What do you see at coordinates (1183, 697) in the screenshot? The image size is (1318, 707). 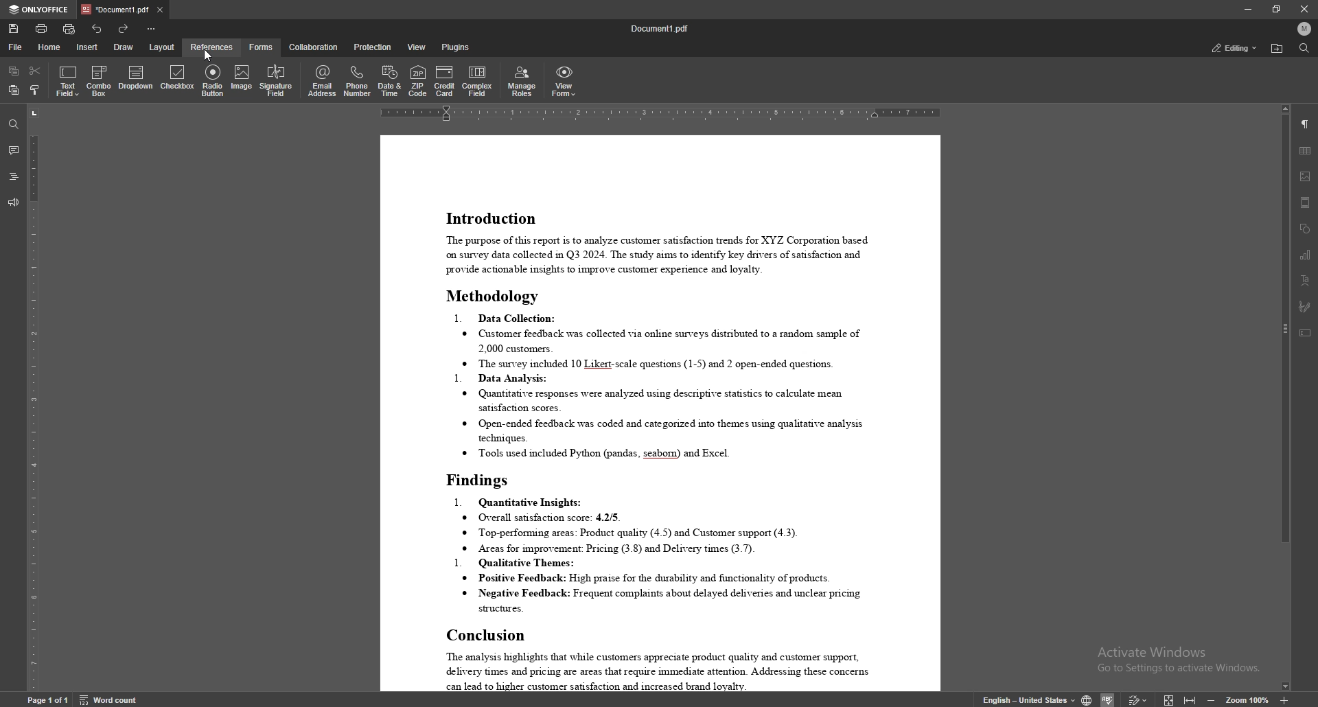 I see `expand` at bounding box center [1183, 697].